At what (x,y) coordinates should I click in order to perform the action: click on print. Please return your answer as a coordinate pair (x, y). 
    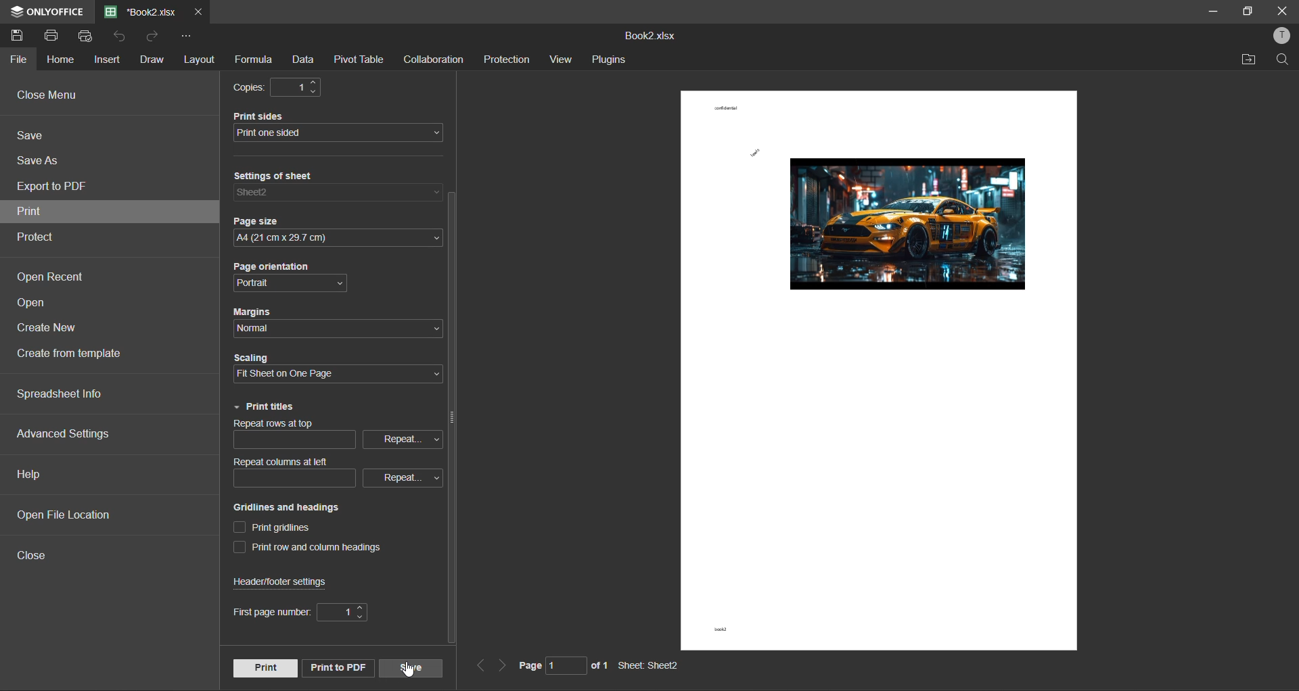
    Looking at the image, I should click on (29, 212).